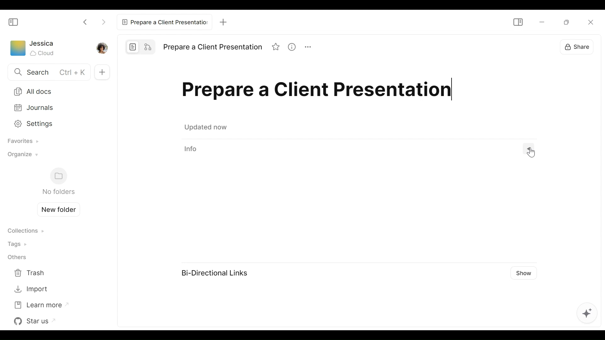 This screenshot has width=605, height=340. I want to click on Favorite, so click(276, 48).